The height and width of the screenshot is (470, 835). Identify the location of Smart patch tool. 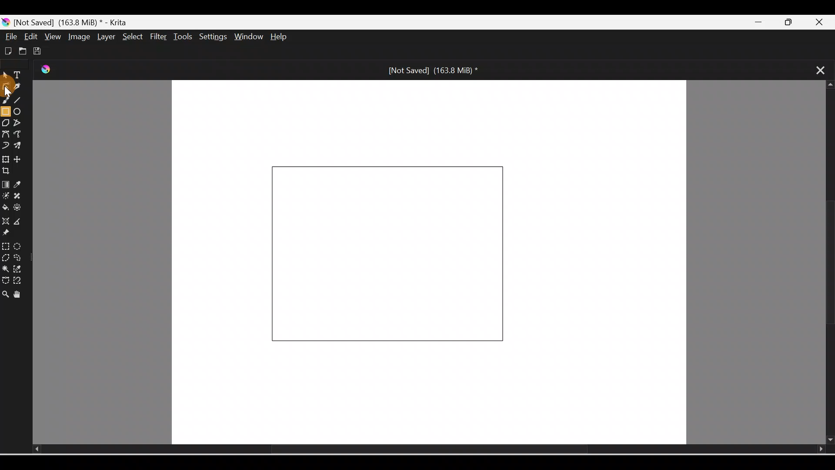
(21, 196).